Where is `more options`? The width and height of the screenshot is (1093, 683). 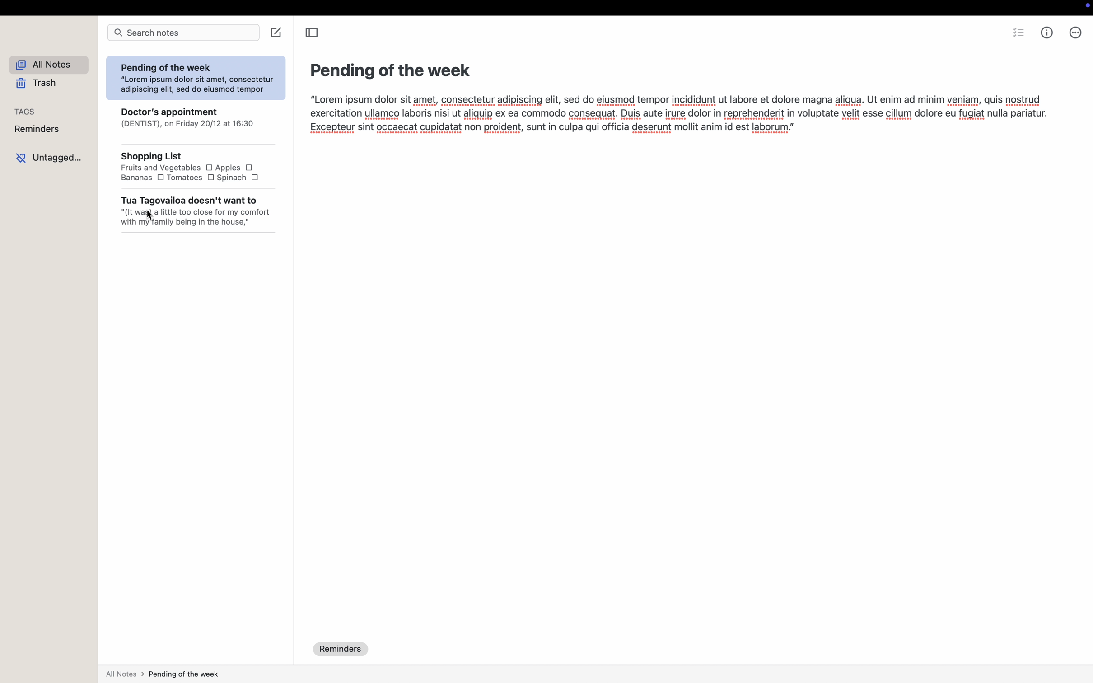
more options is located at coordinates (1074, 32).